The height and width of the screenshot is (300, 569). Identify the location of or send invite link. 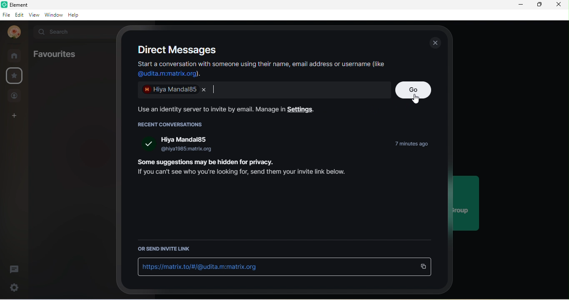
(166, 250).